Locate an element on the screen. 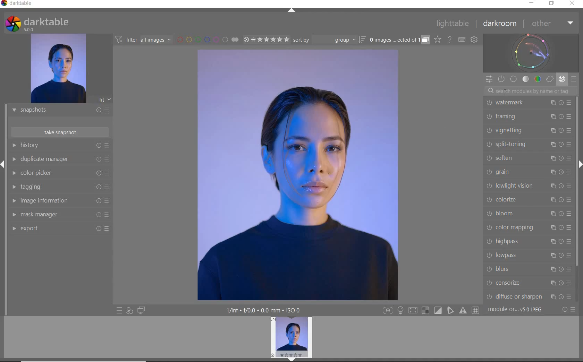 The width and height of the screenshot is (583, 362). EXPAND GROUPED IMAGES is located at coordinates (399, 40).